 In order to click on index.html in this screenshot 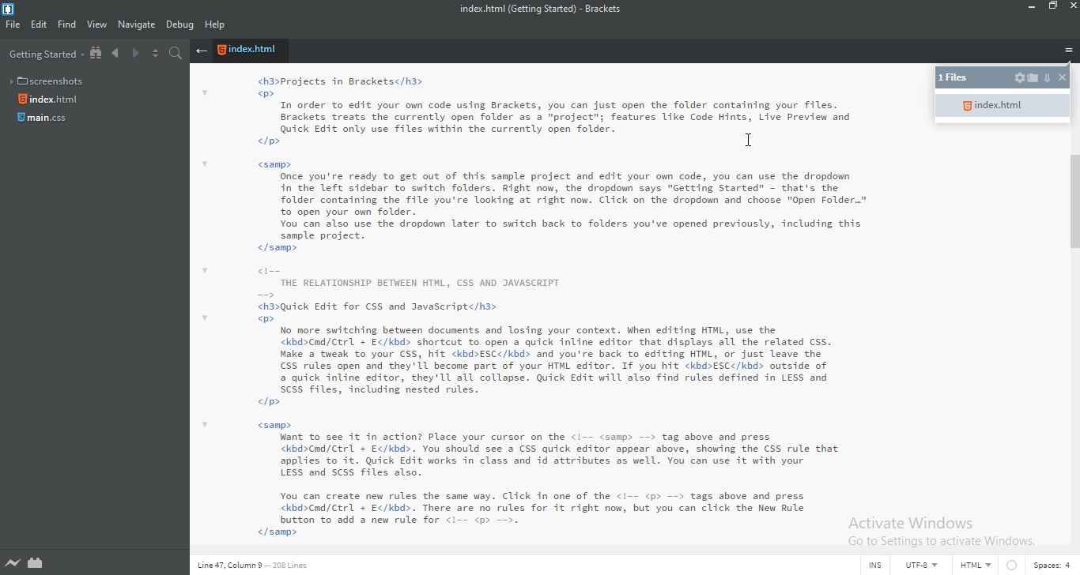, I will do `click(1006, 105)`.